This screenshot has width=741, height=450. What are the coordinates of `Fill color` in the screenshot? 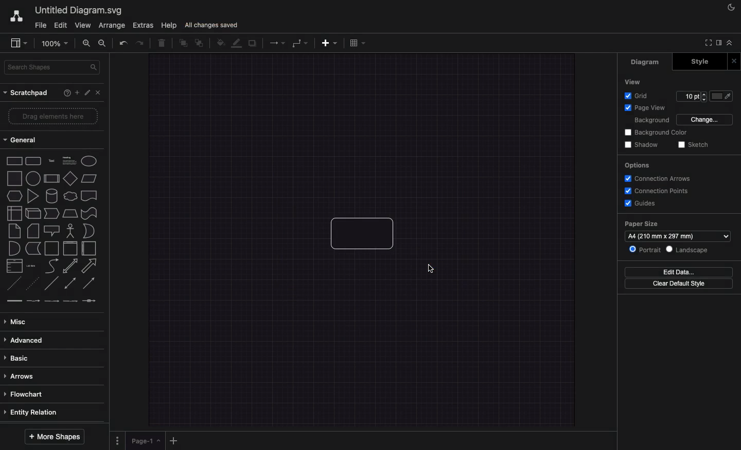 It's located at (222, 43).